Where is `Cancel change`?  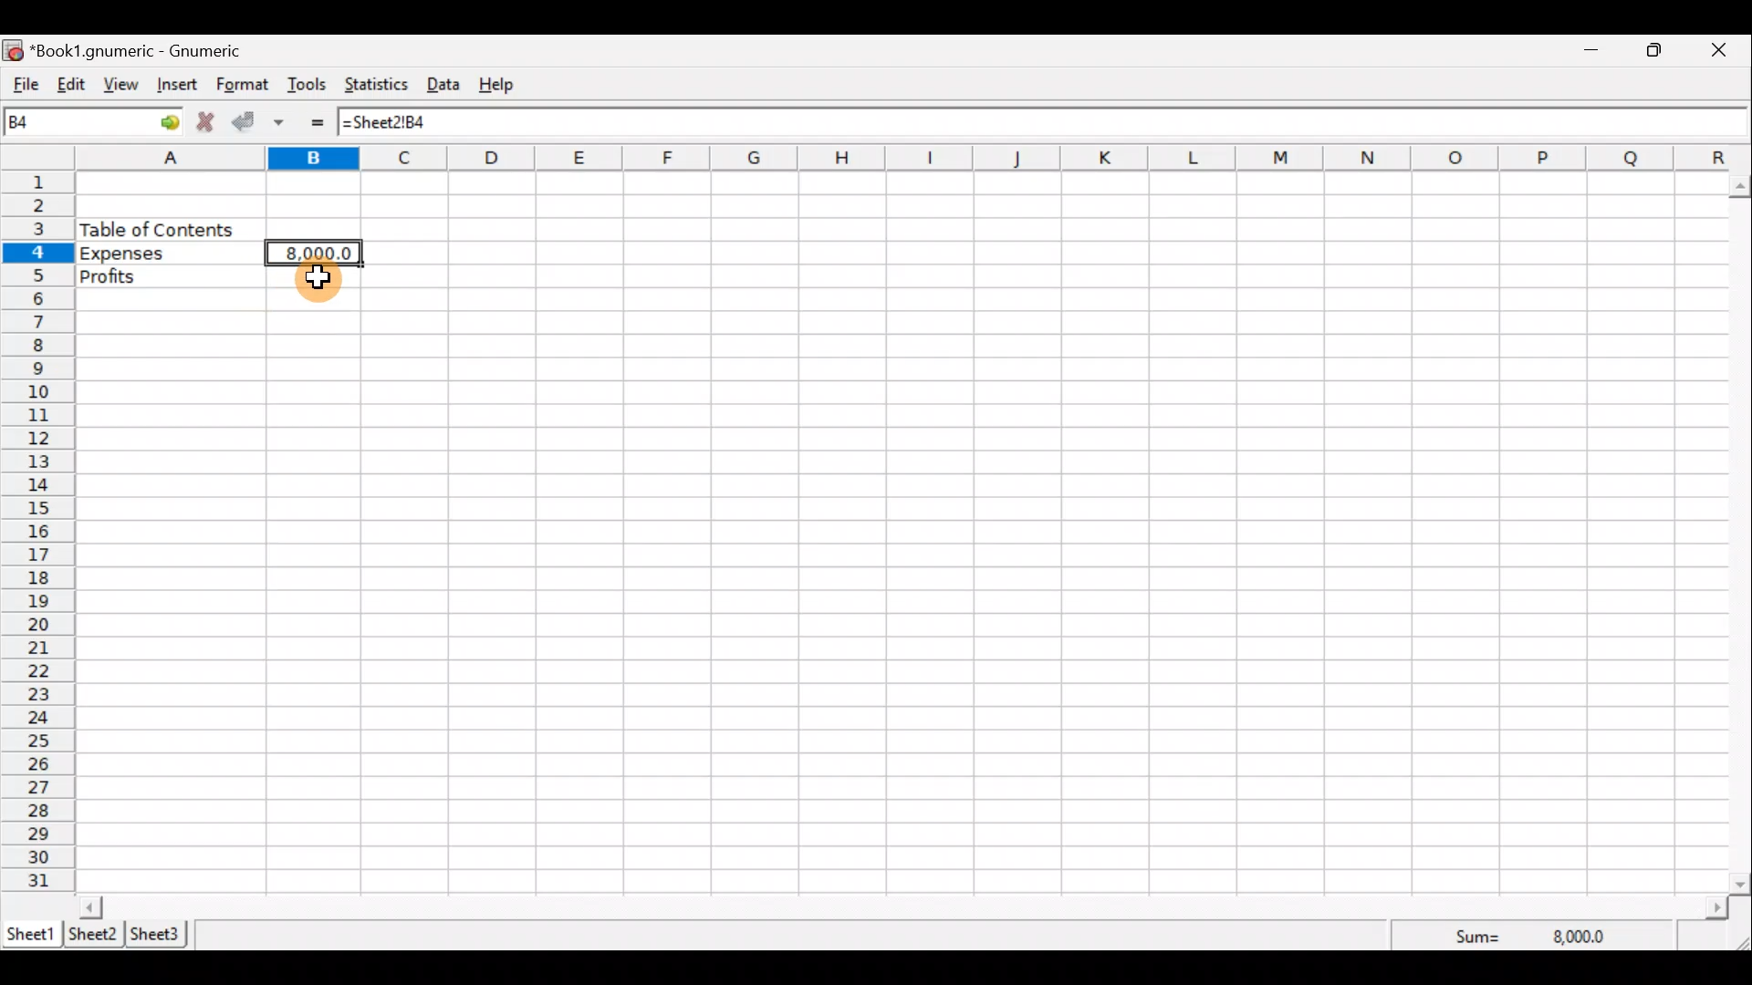 Cancel change is located at coordinates (209, 124).